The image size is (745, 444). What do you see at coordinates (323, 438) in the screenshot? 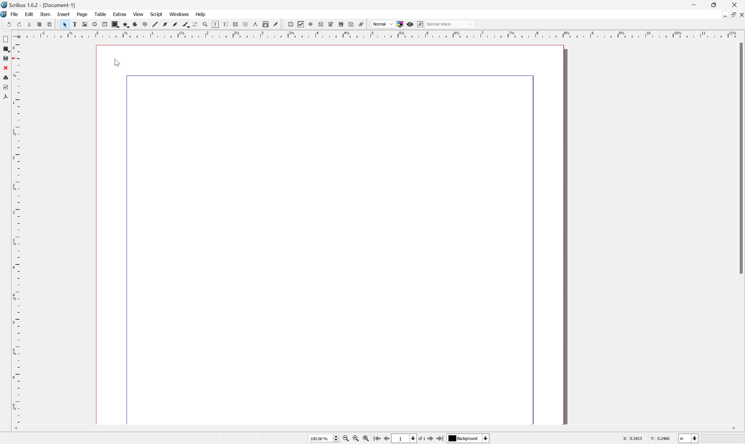
I see `100.00%` at bounding box center [323, 438].